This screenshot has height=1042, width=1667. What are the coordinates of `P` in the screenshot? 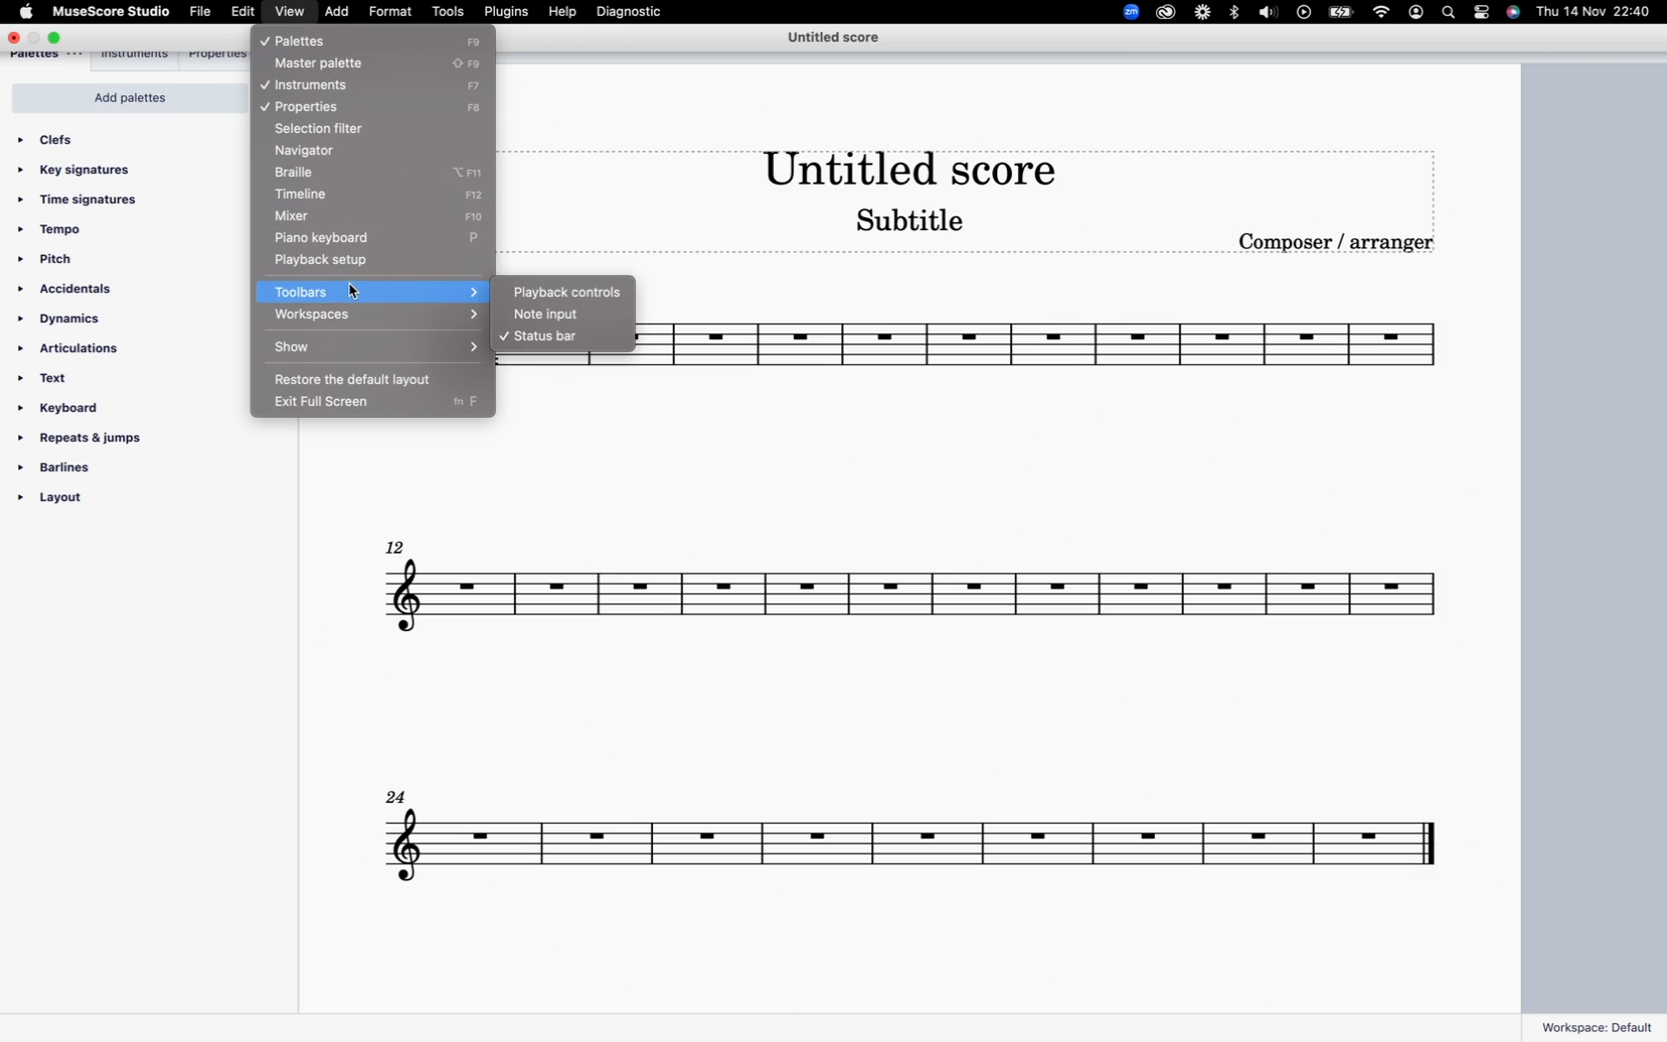 It's located at (478, 237).